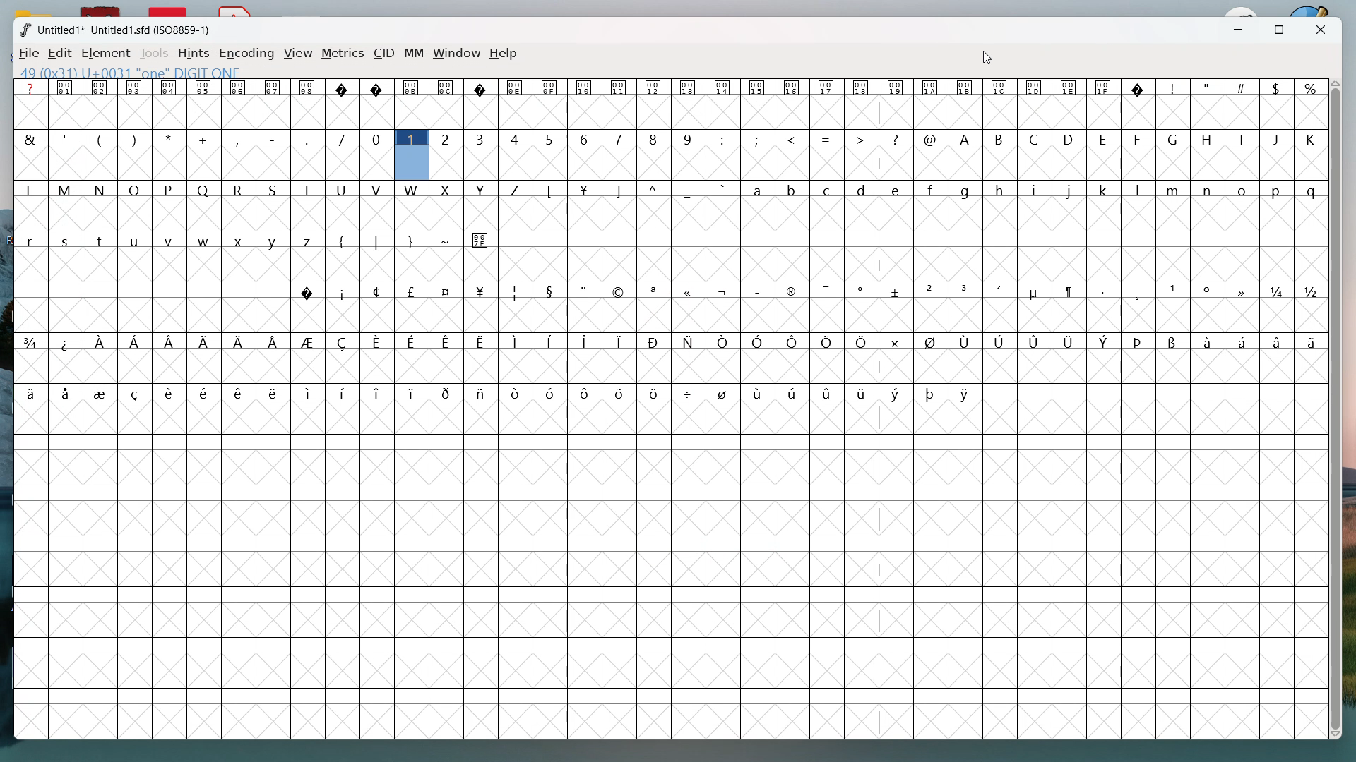 The image size is (1356, 762). Describe the element at coordinates (1277, 30) in the screenshot. I see `maximize` at that location.